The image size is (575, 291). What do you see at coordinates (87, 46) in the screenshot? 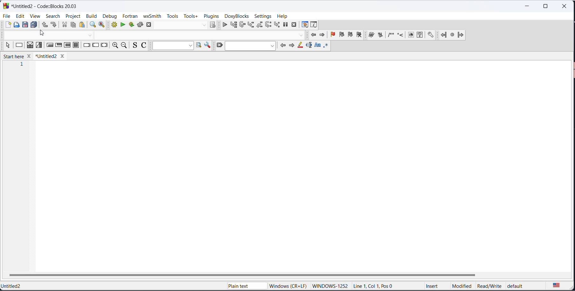
I see `break instruction` at bounding box center [87, 46].